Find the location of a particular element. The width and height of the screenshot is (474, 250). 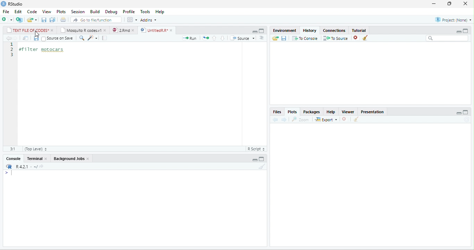

close is located at coordinates (134, 30).